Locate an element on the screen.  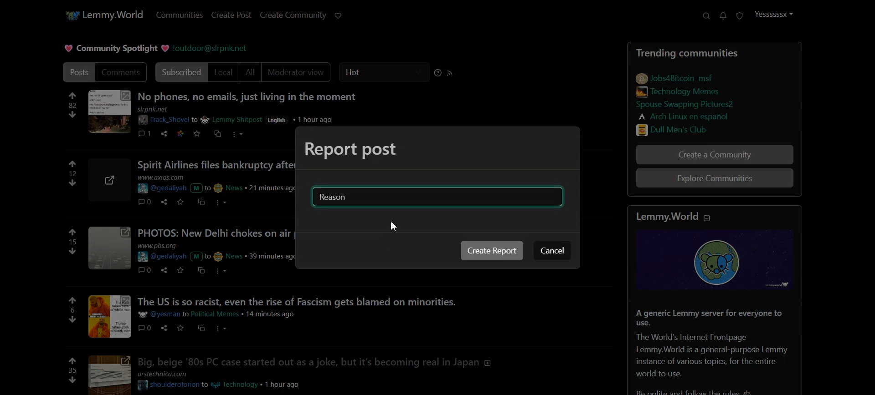
share is located at coordinates (164, 134).